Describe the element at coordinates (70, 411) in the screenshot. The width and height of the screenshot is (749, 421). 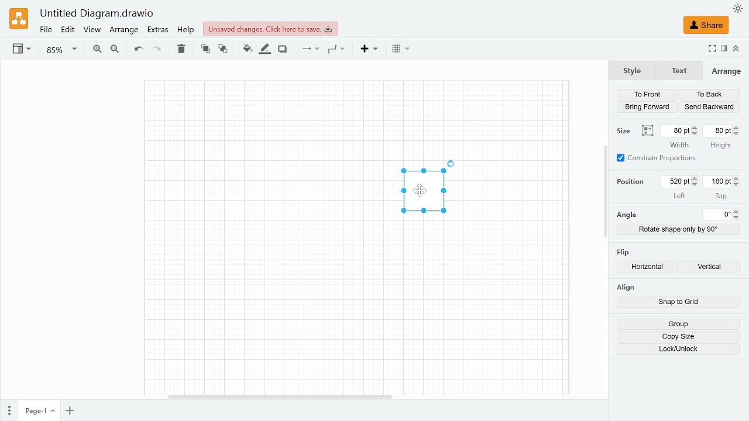
I see `Add page` at that location.